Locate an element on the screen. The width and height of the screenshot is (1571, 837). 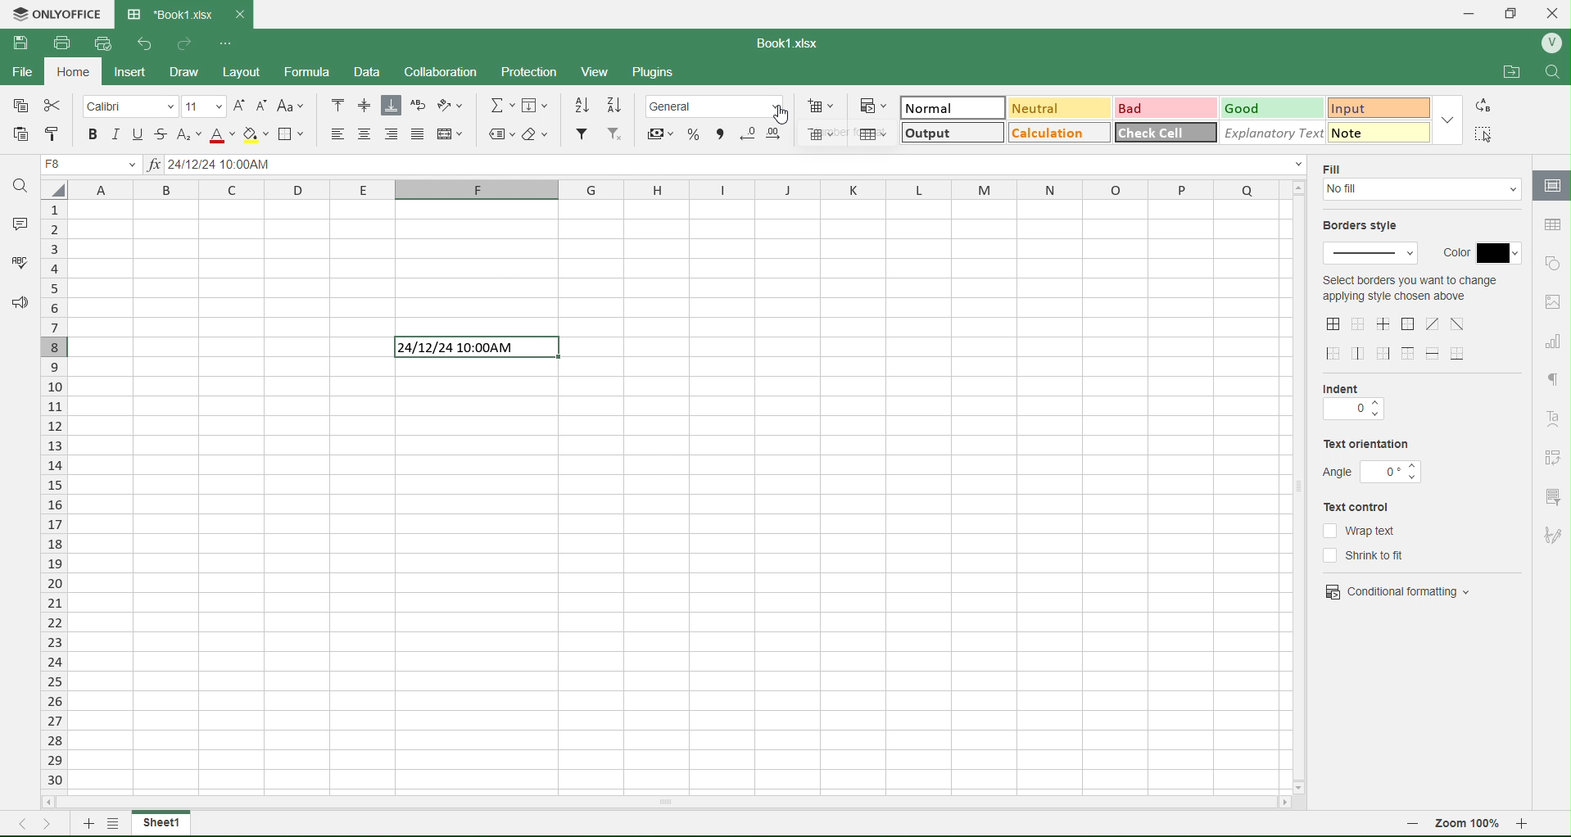
Paste is located at coordinates (20, 133).